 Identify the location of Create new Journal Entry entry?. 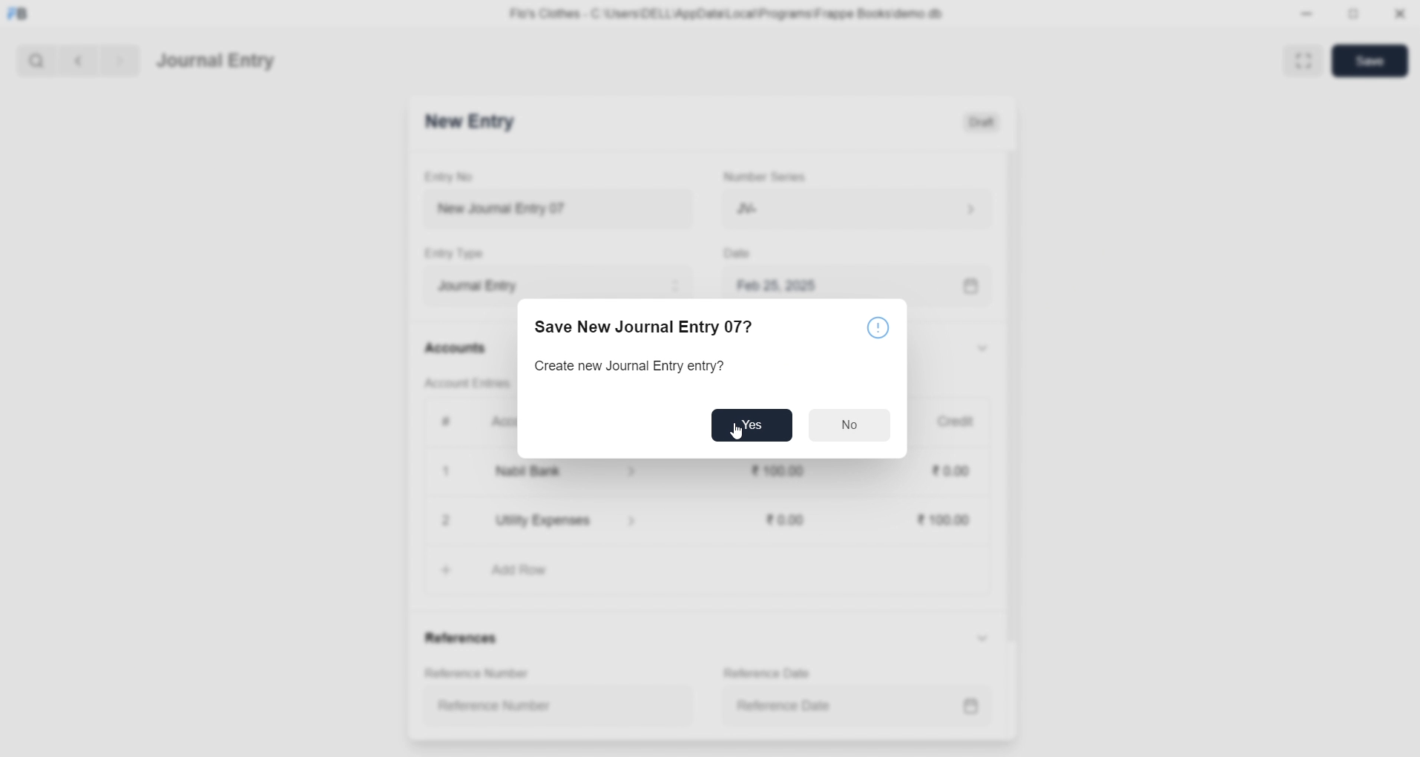
(633, 368).